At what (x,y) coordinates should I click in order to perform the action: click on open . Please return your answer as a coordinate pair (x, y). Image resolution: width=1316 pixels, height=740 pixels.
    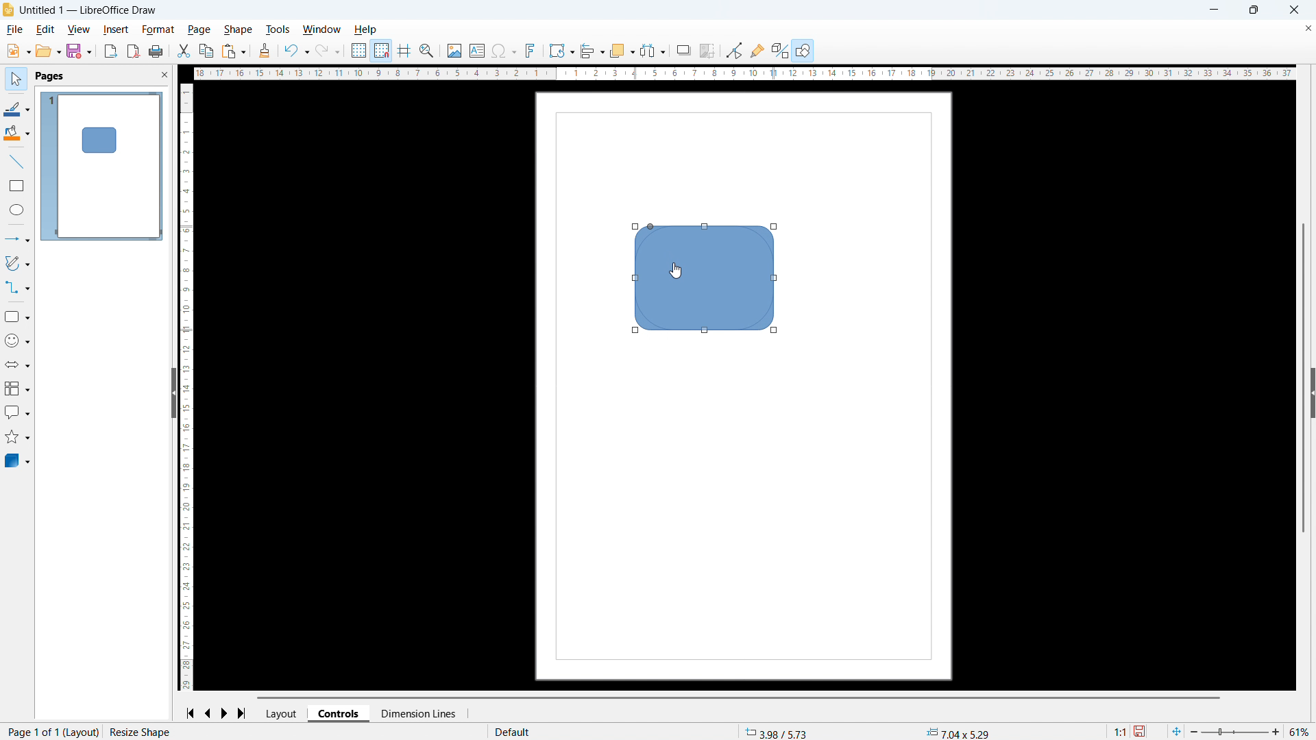
    Looking at the image, I should click on (49, 51).